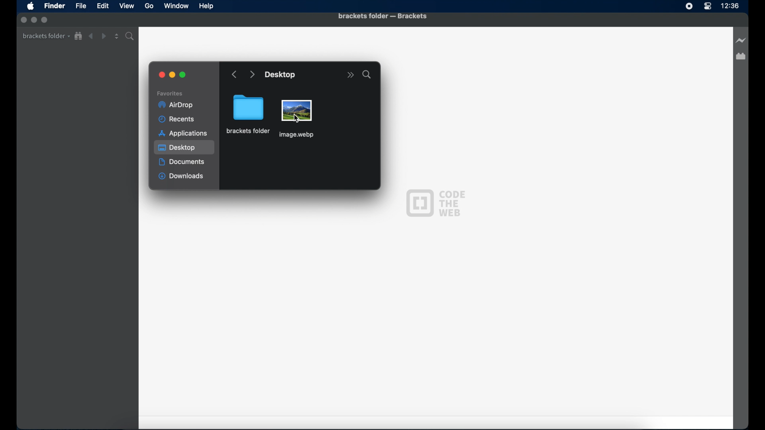 This screenshot has height=430, width=765. What do you see at coordinates (173, 75) in the screenshot?
I see `minimize` at bounding box center [173, 75].